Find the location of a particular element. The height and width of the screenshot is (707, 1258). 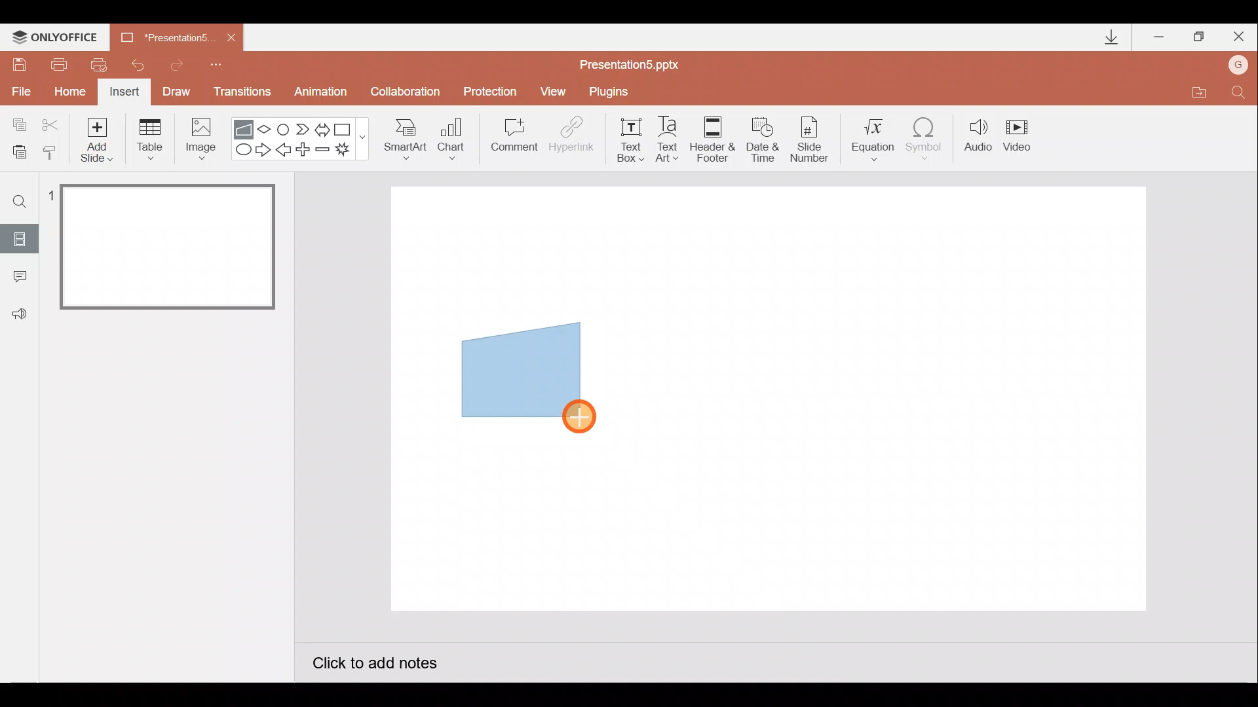

Maximize is located at coordinates (1199, 37).